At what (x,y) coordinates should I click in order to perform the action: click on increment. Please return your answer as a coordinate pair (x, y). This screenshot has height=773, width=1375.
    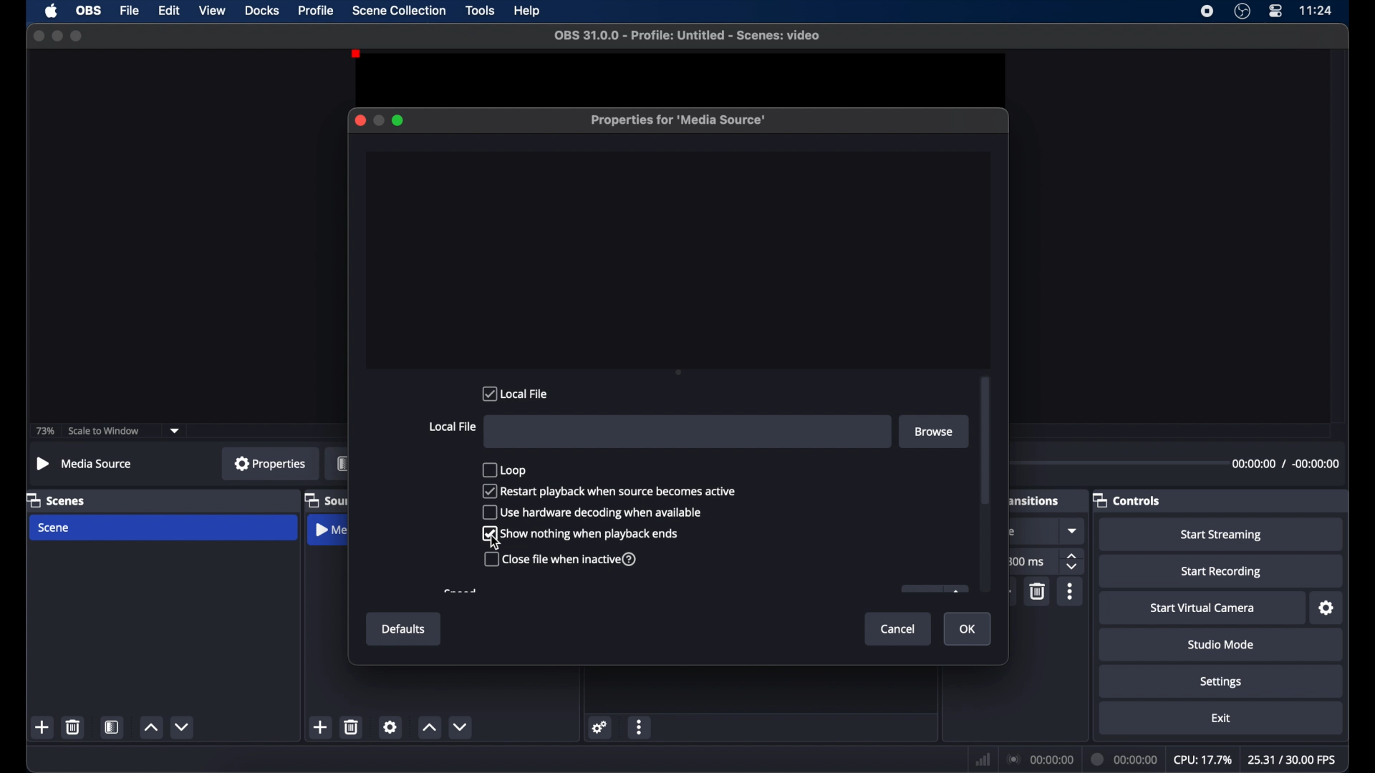
    Looking at the image, I should click on (429, 728).